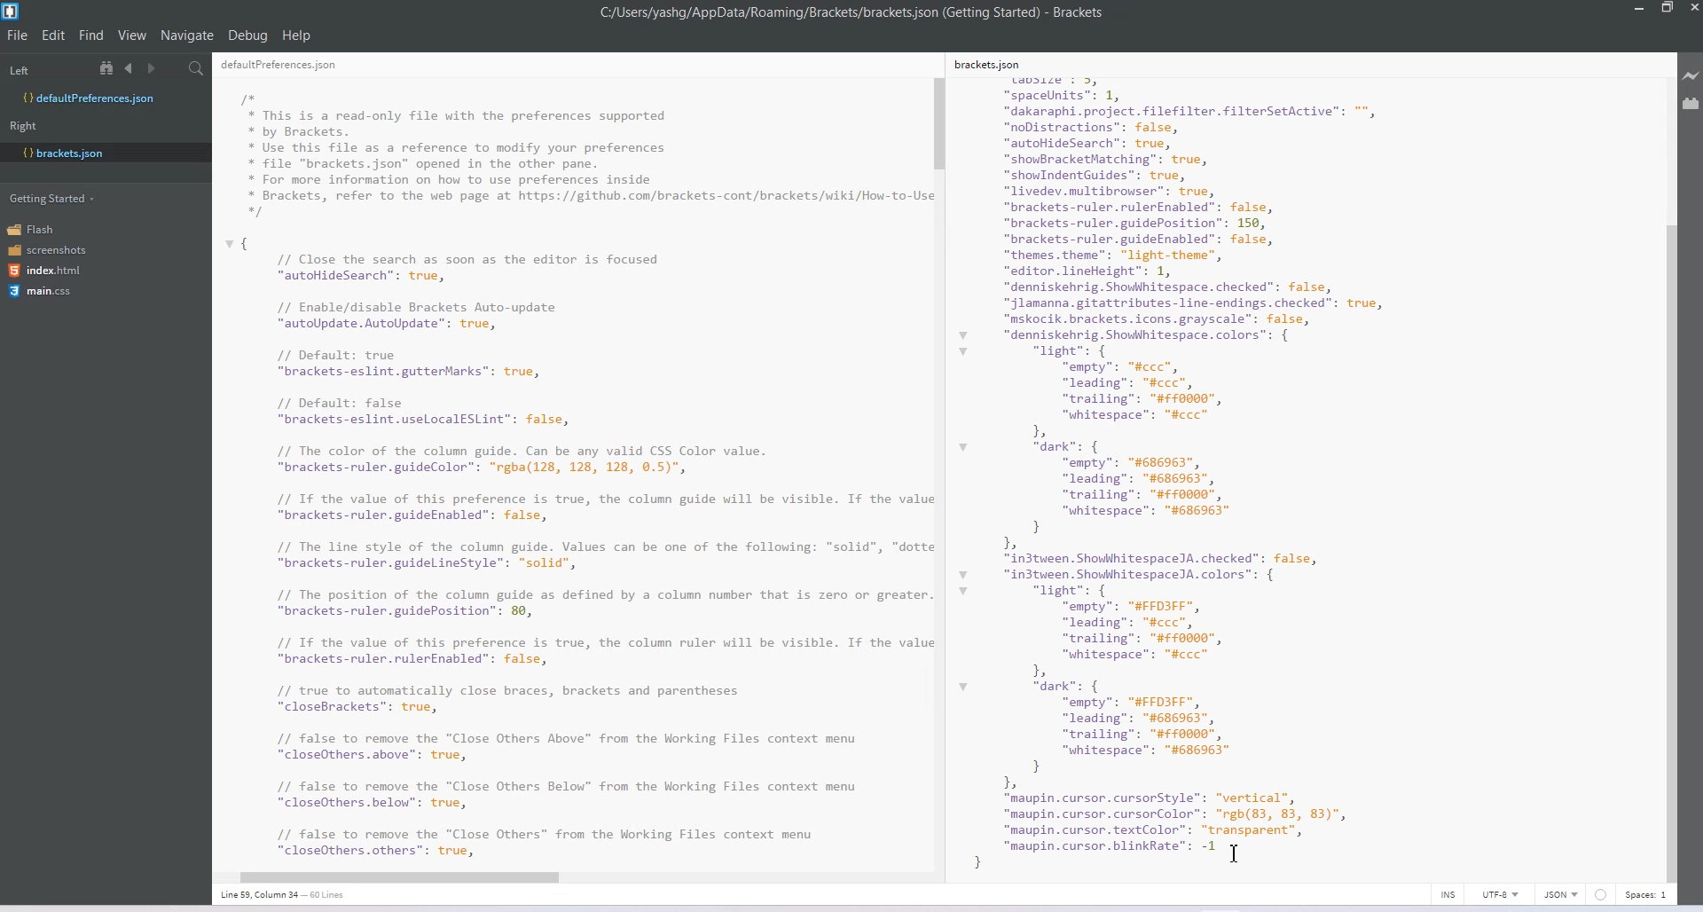 The image size is (1703, 912). What do you see at coordinates (54, 197) in the screenshot?
I see `Getting Started` at bounding box center [54, 197].